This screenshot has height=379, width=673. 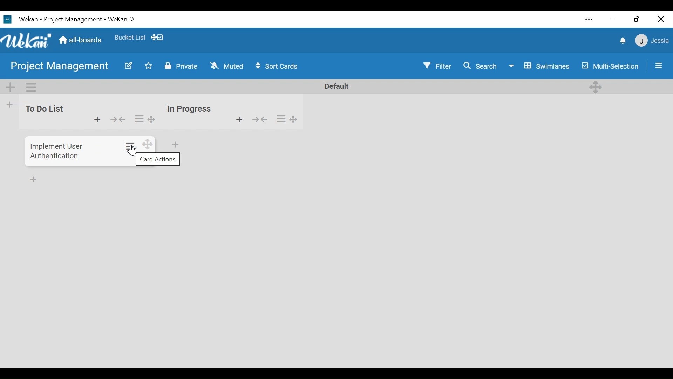 I want to click on edit, so click(x=128, y=67).